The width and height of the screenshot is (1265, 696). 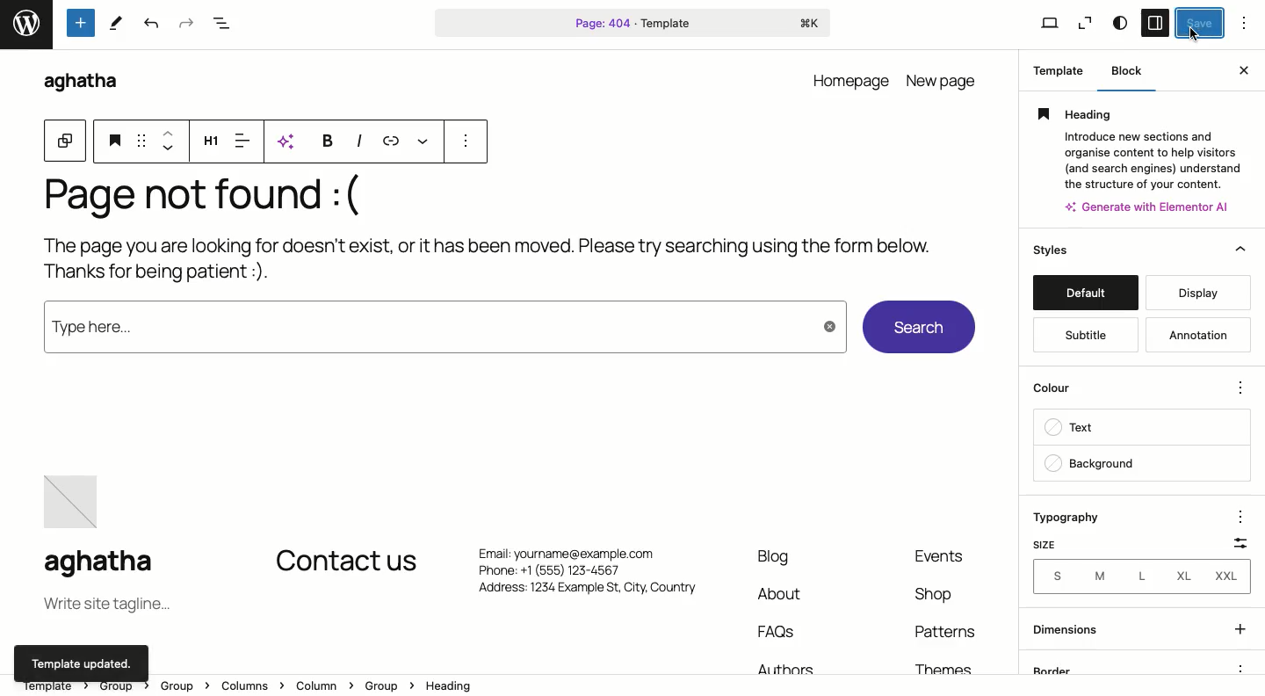 I want to click on tools, so click(x=120, y=22).